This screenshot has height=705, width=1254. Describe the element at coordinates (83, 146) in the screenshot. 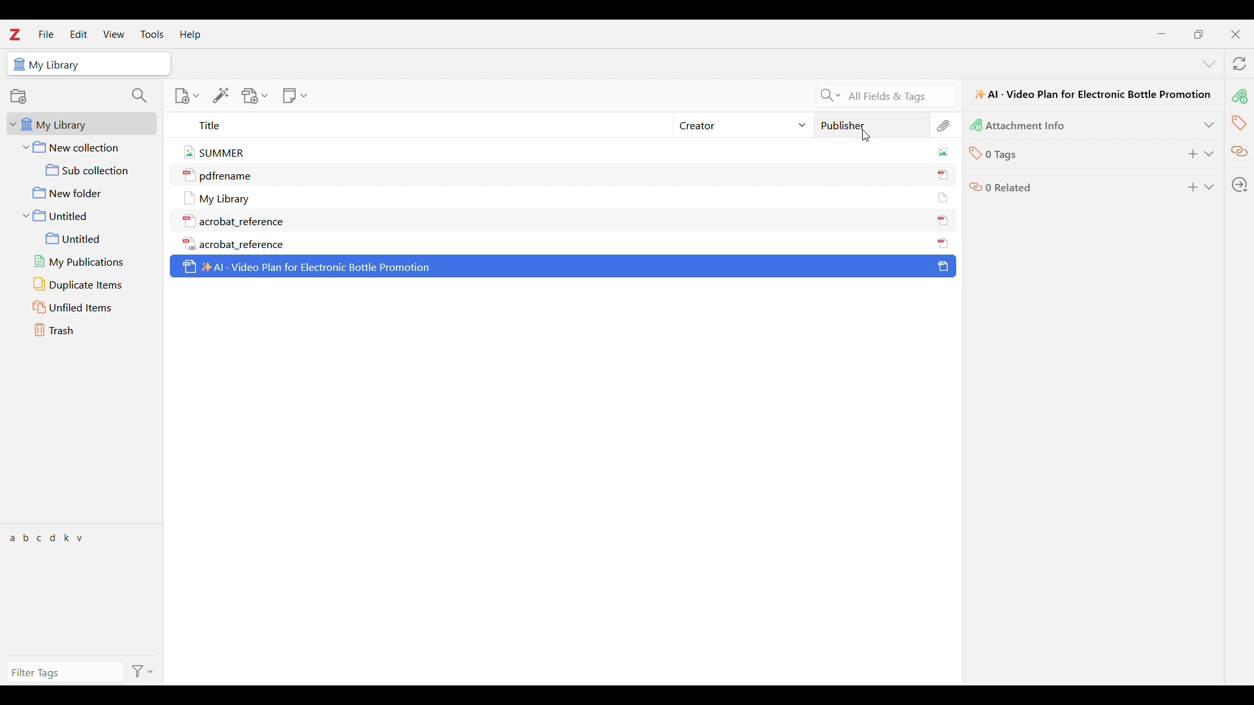

I see `New collection` at that location.